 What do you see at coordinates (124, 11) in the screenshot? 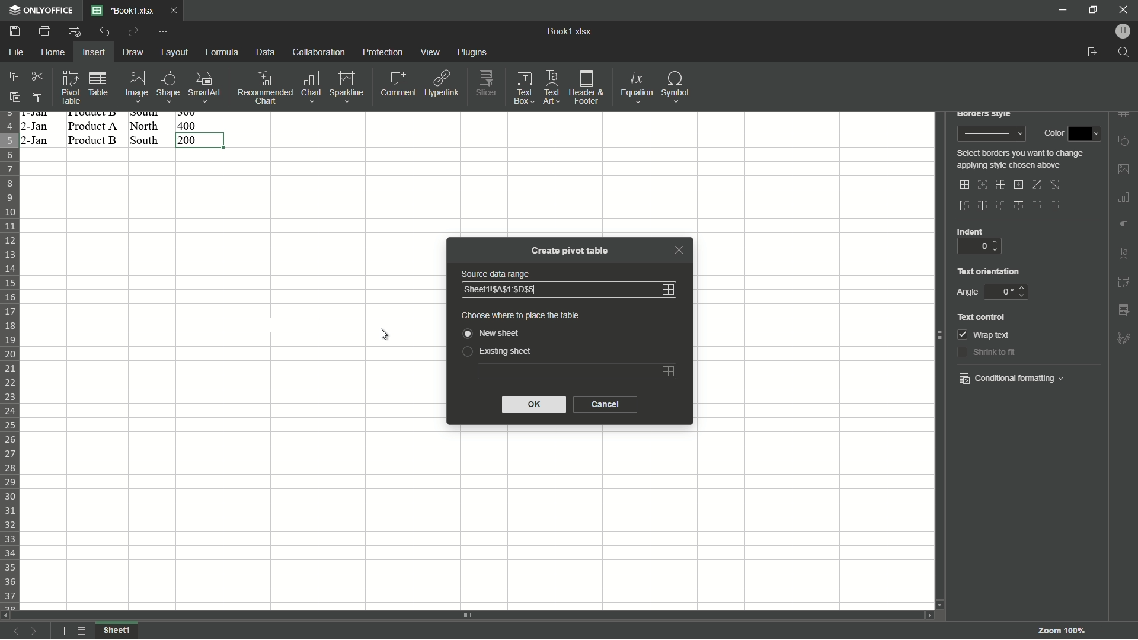
I see `File name ` at bounding box center [124, 11].